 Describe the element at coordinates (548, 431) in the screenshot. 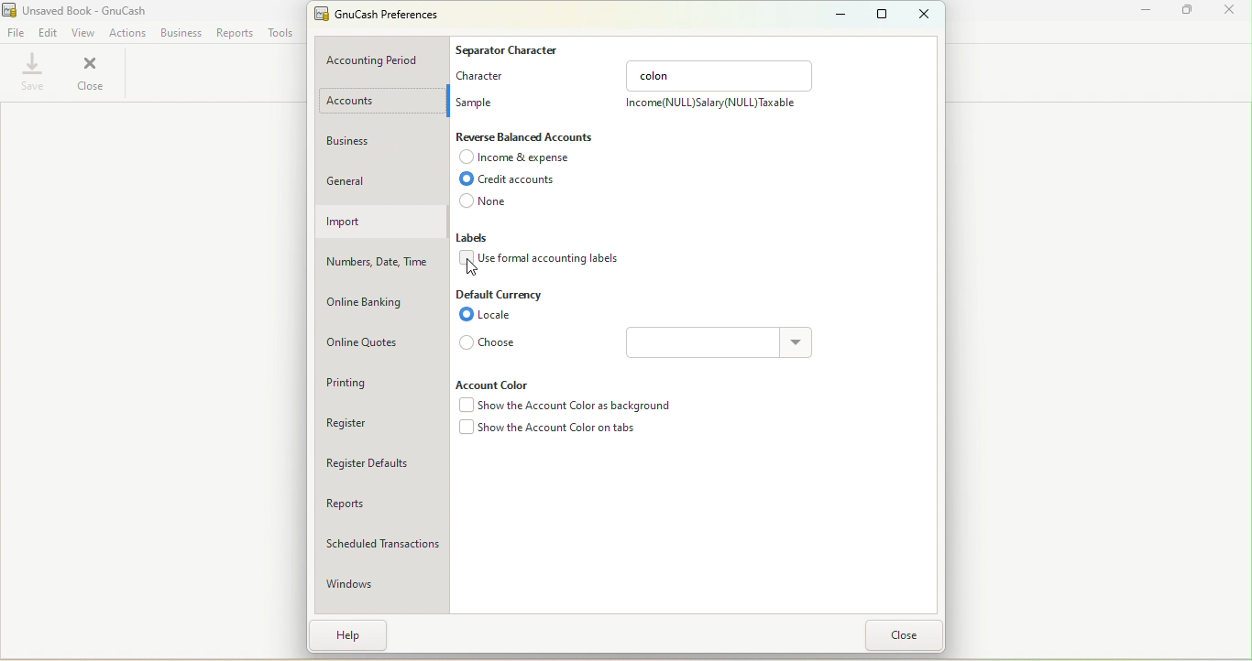

I see `Show the account color on tabs` at that location.